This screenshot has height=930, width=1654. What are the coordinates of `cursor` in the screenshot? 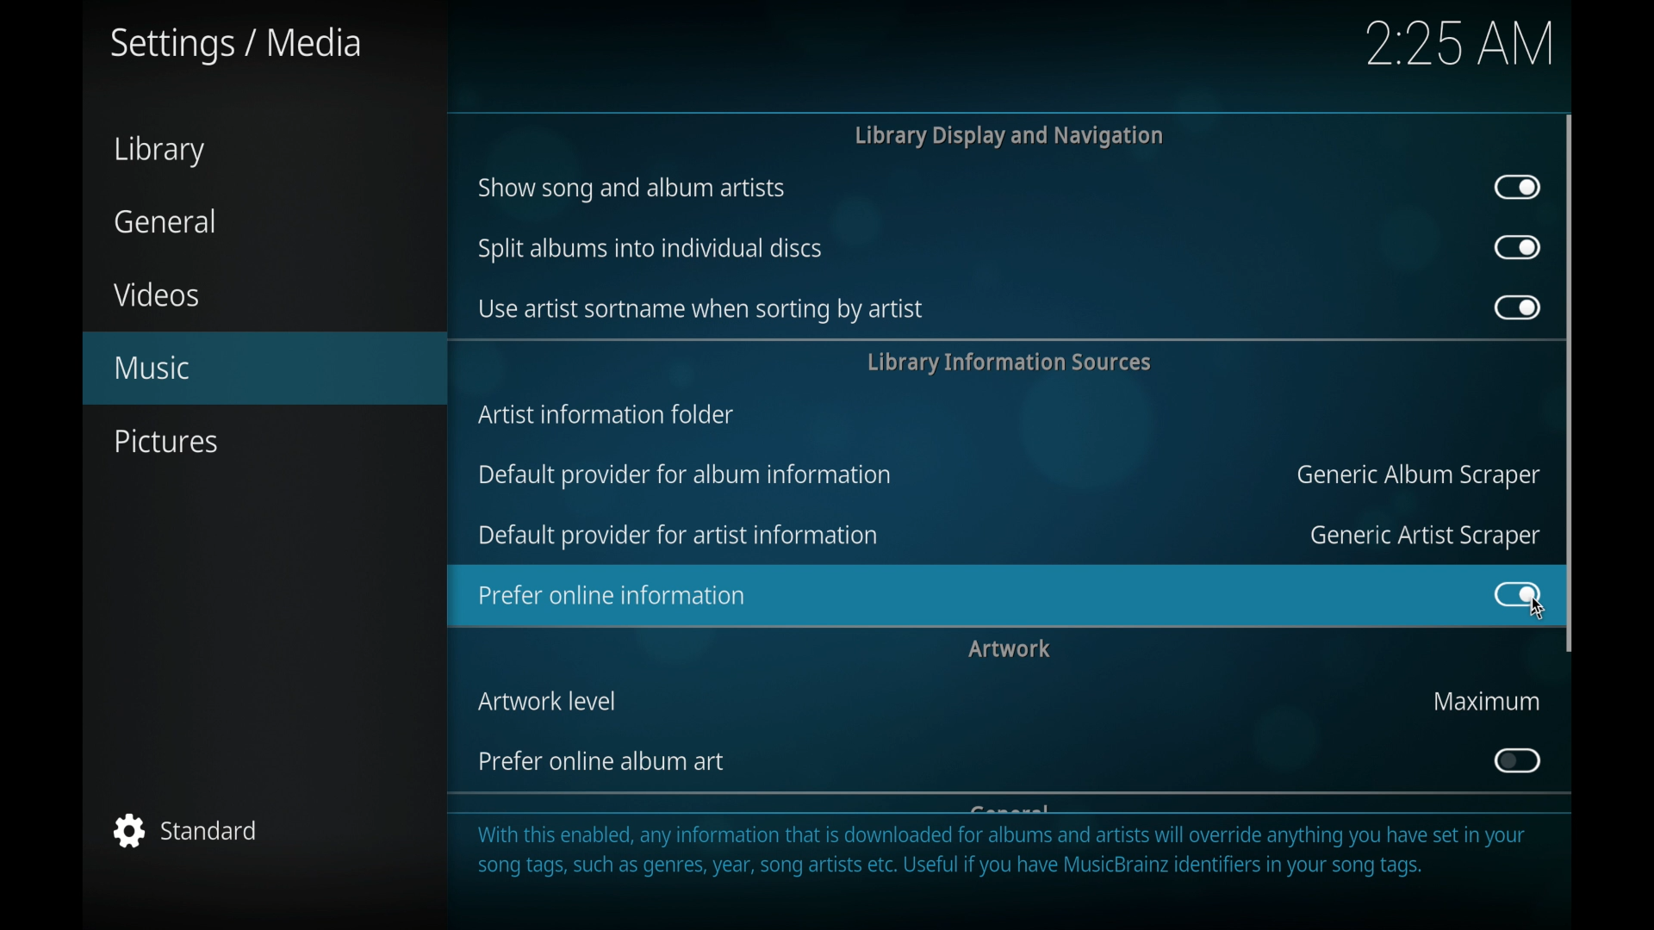 It's located at (1539, 611).